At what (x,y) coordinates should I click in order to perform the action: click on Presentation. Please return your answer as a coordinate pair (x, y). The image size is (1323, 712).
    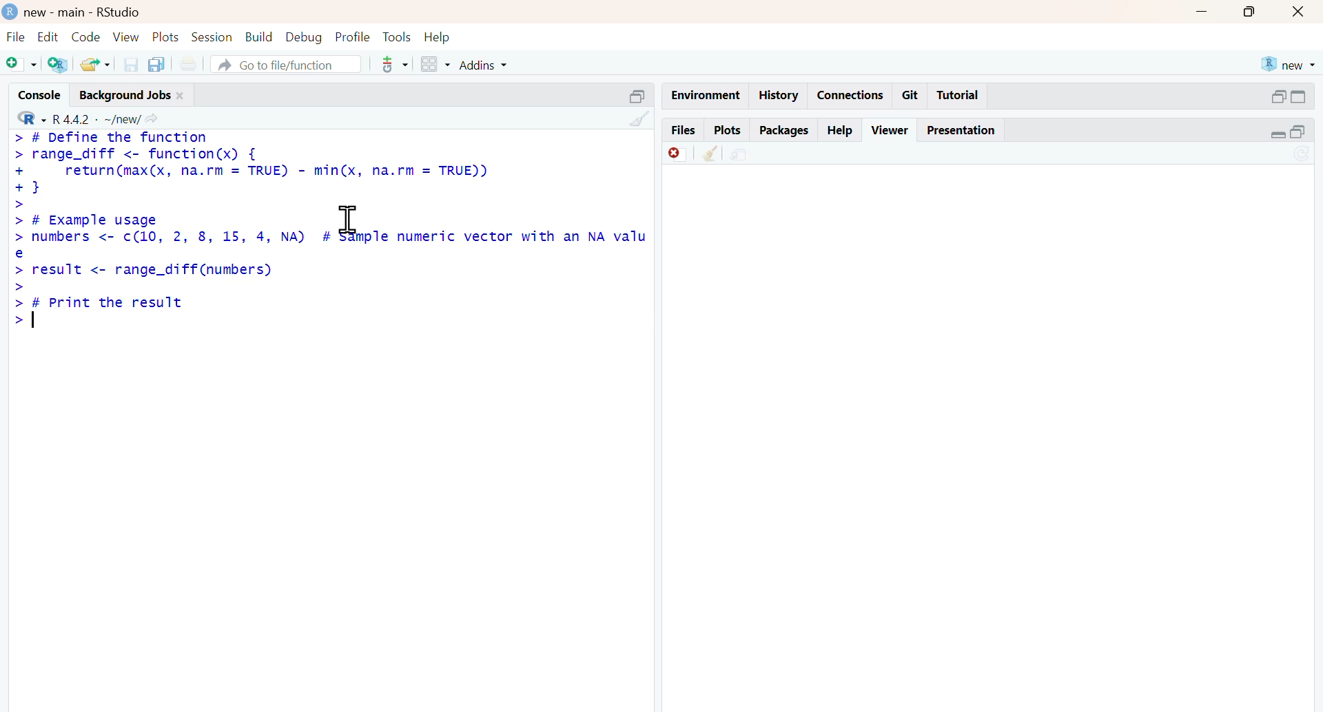
    Looking at the image, I should click on (961, 130).